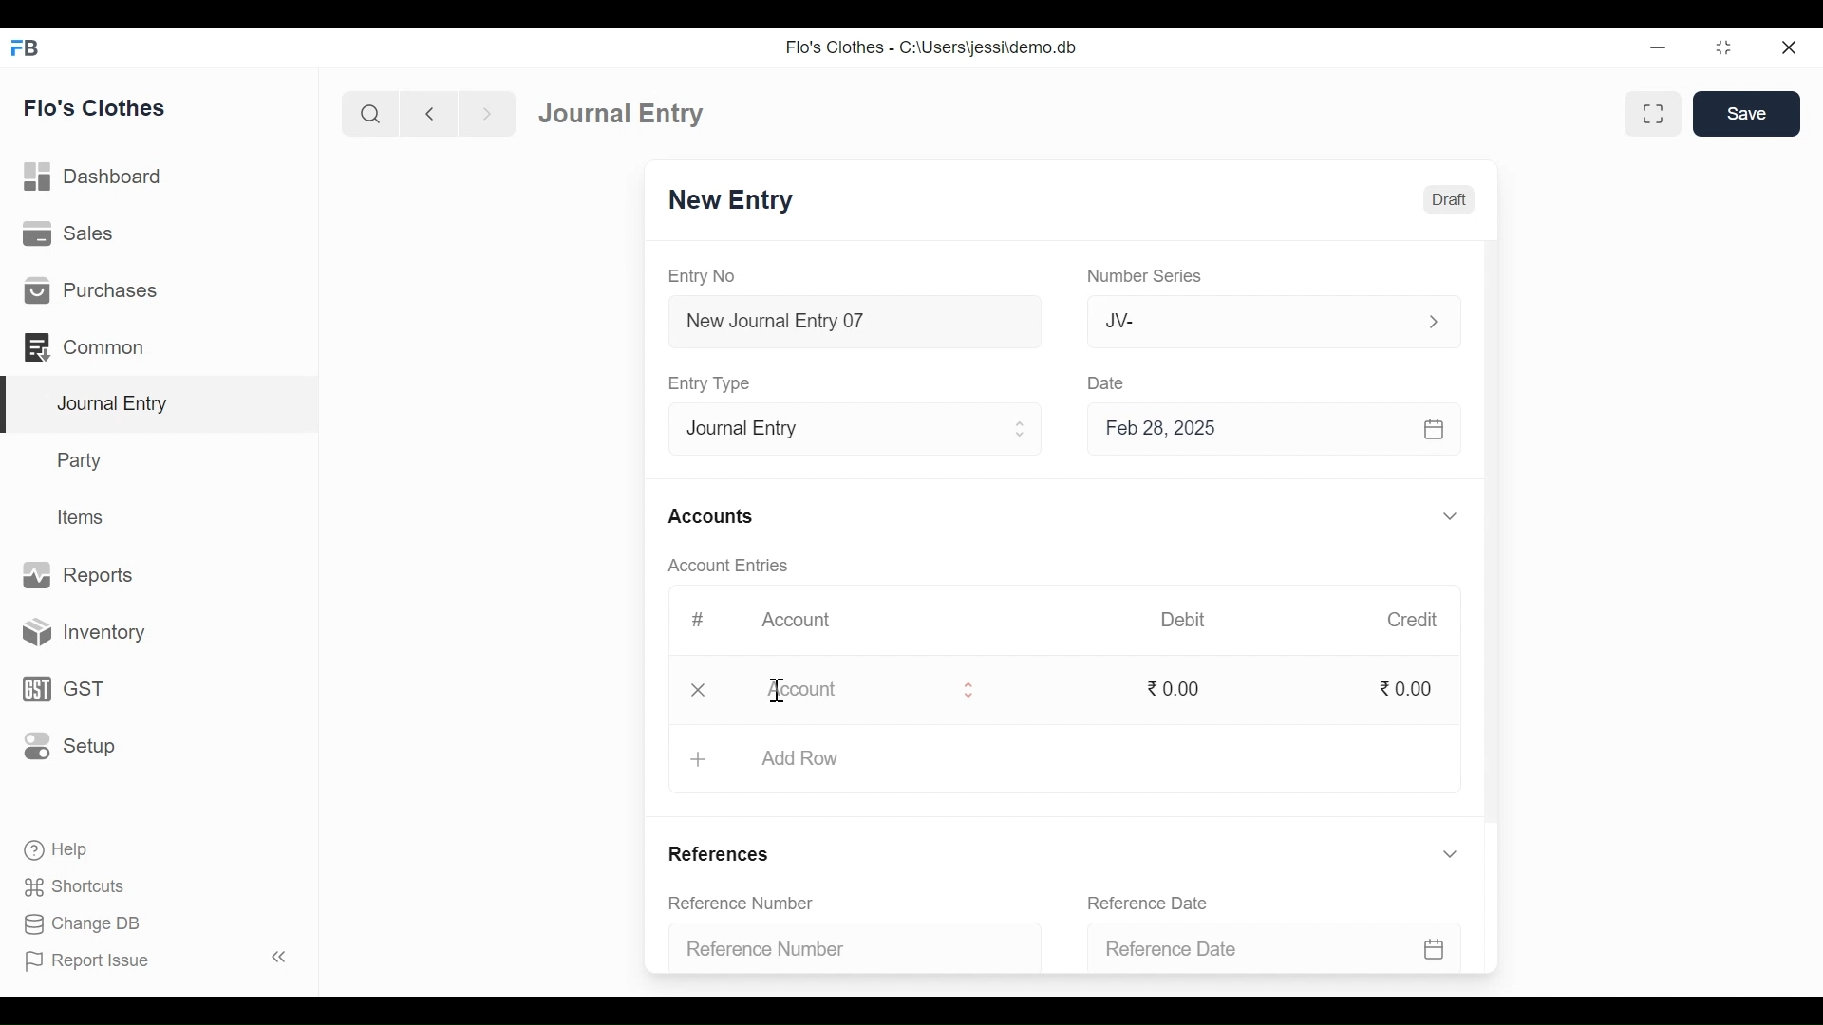  What do you see at coordinates (84, 517) in the screenshot?
I see `Items` at bounding box center [84, 517].